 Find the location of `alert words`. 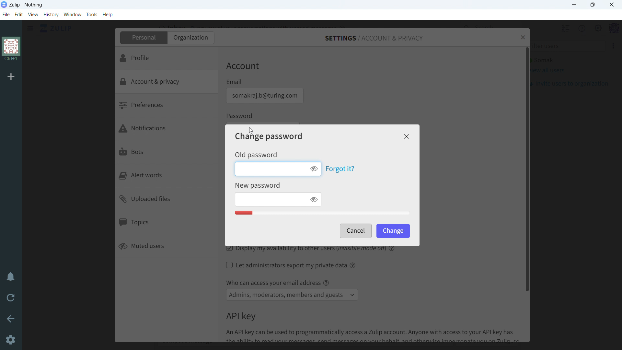

alert words is located at coordinates (167, 176).